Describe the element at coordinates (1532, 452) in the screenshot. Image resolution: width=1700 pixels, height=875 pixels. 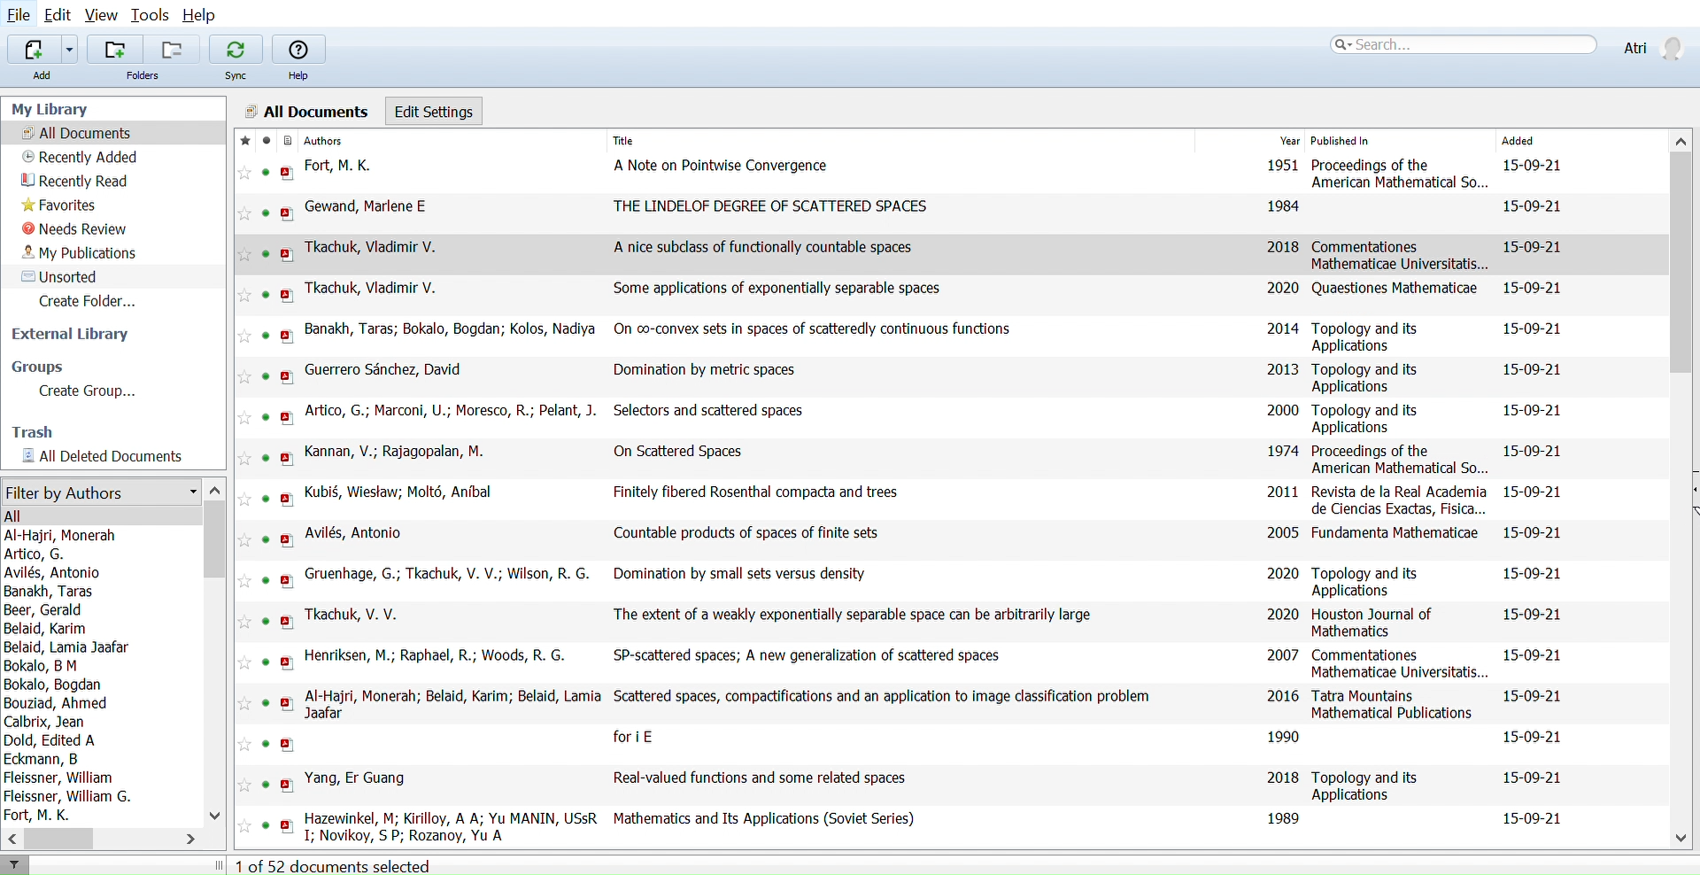
I see `15-09-21` at that location.